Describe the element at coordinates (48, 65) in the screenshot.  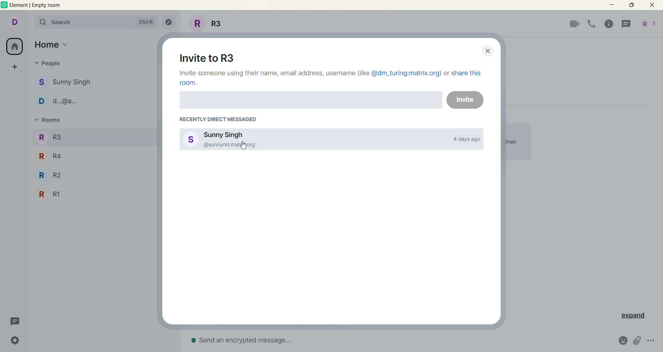
I see `people` at that location.